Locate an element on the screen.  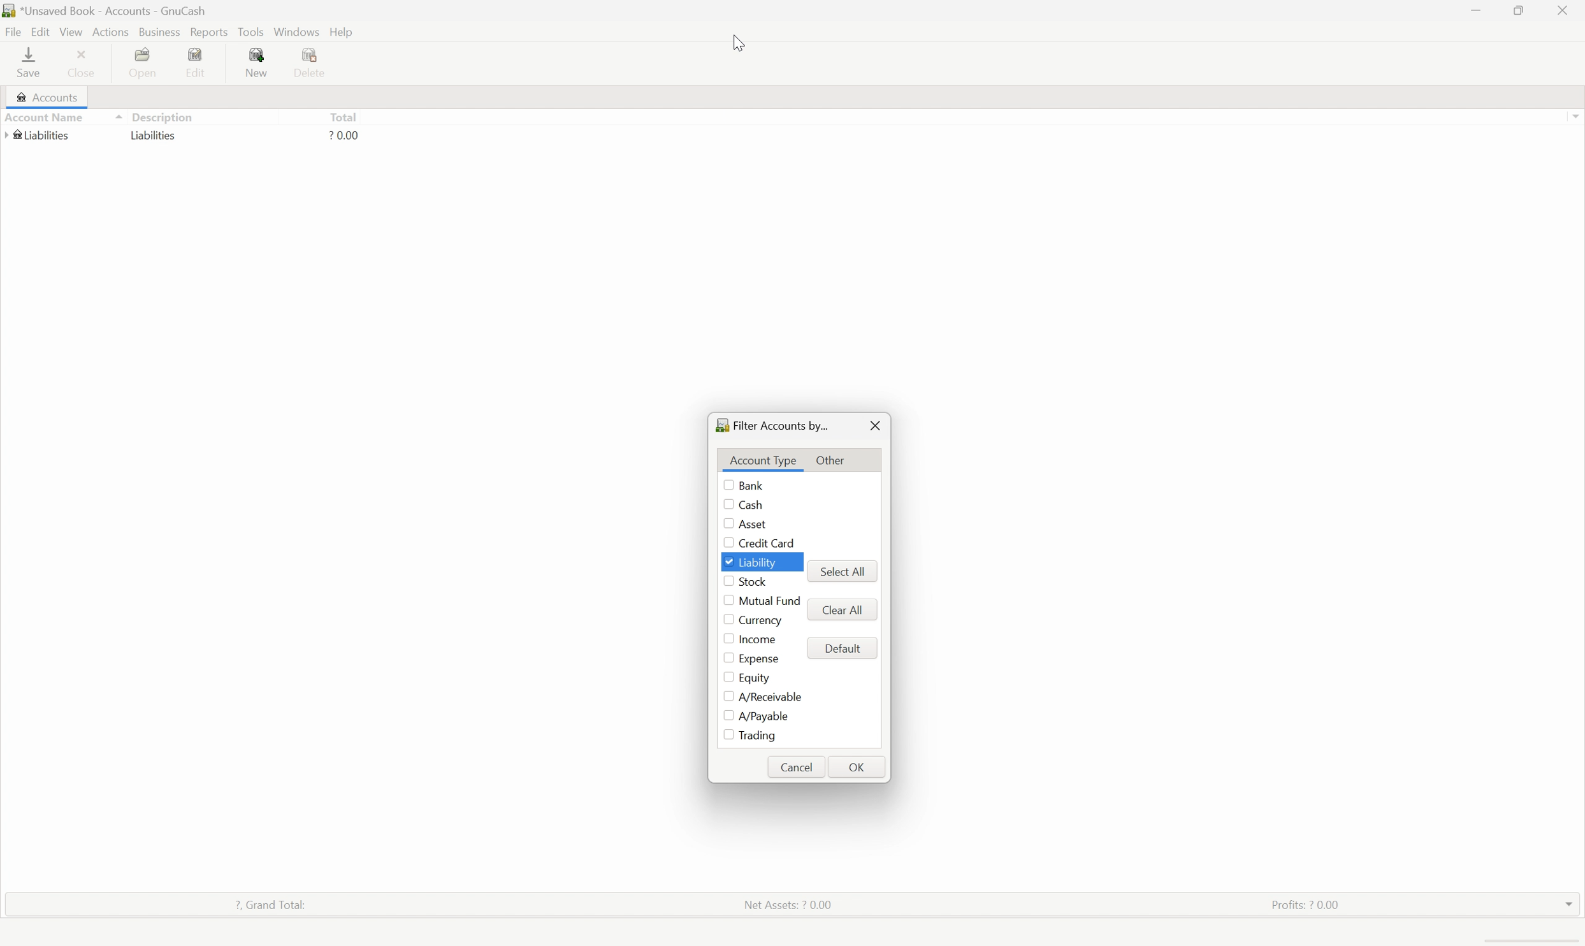
Credit Card is located at coordinates (774, 544).